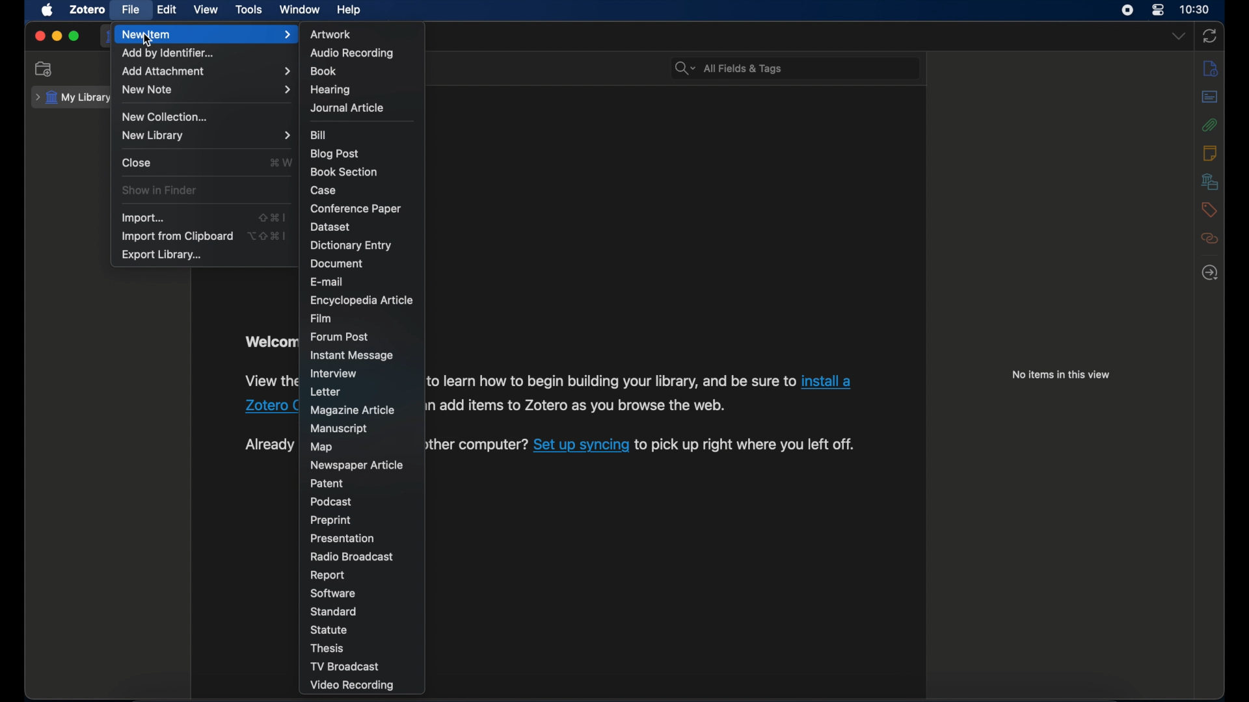 The width and height of the screenshot is (1249, 702). Describe the element at coordinates (335, 153) in the screenshot. I see `blog post` at that location.